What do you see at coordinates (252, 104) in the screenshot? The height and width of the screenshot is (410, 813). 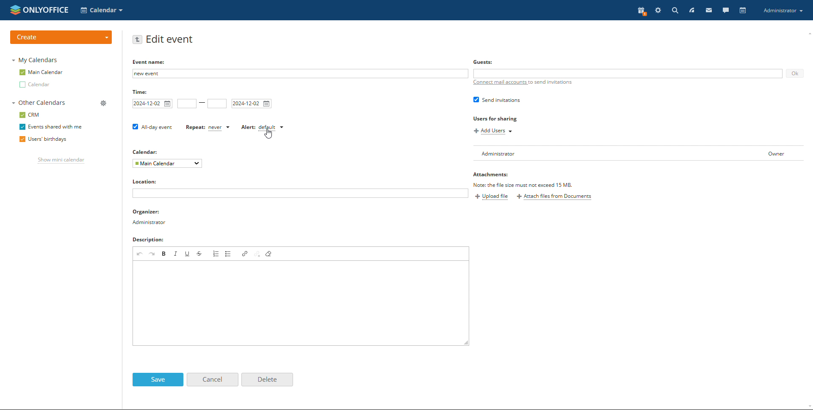 I see `end date` at bounding box center [252, 104].